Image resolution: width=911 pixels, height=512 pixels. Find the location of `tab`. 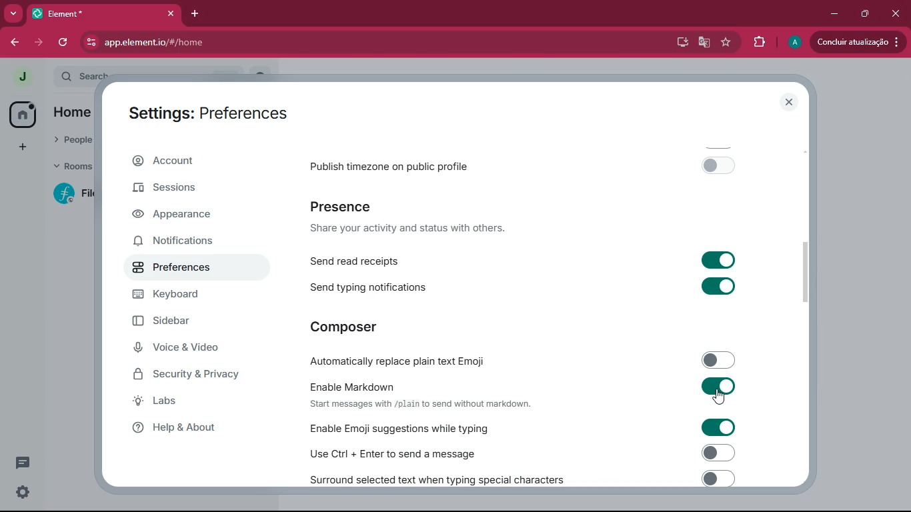

tab is located at coordinates (105, 13).